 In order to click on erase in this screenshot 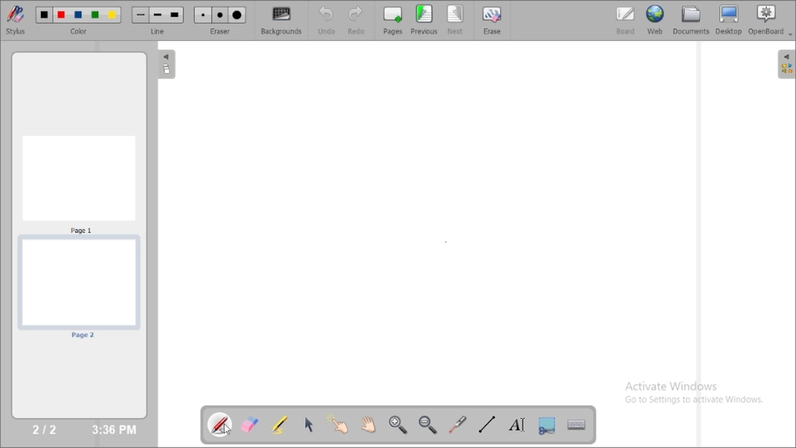, I will do `click(491, 20)`.